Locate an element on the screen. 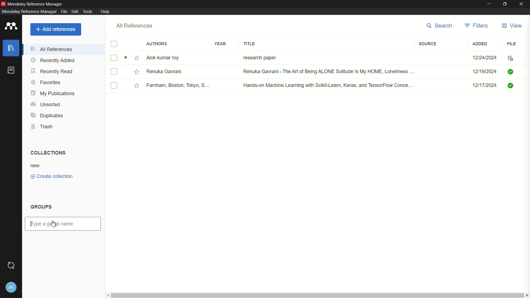  library is located at coordinates (12, 48).